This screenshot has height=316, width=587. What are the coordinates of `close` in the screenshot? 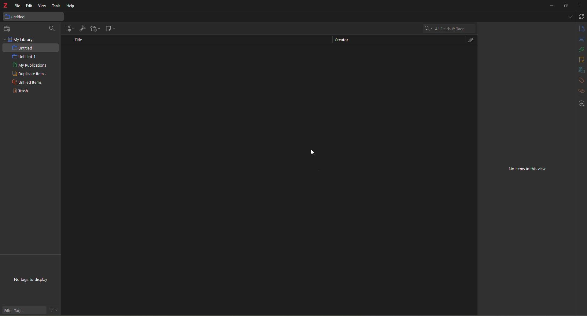 It's located at (580, 6).